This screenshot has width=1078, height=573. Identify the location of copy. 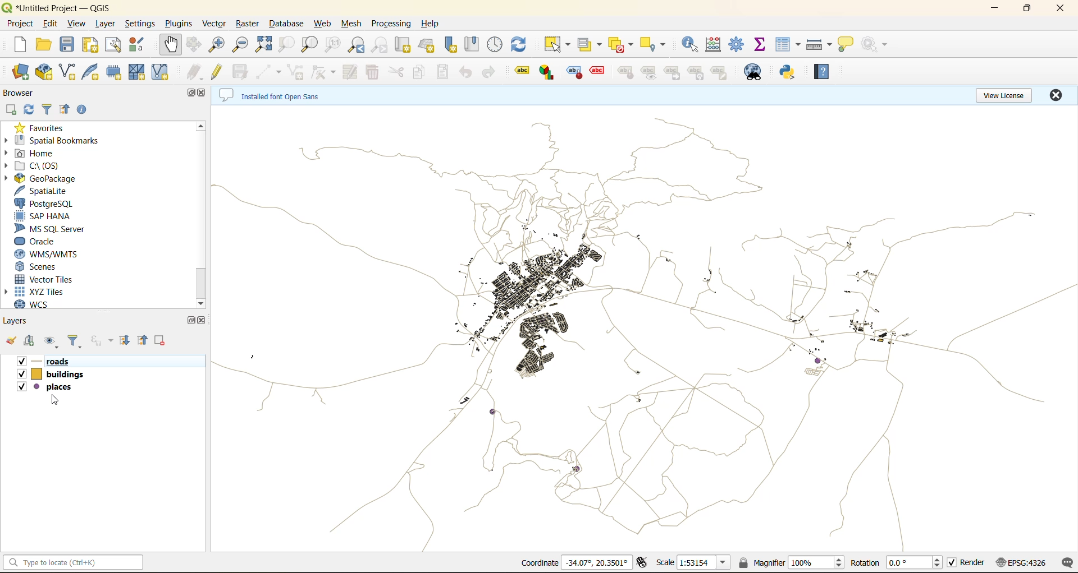
(423, 72).